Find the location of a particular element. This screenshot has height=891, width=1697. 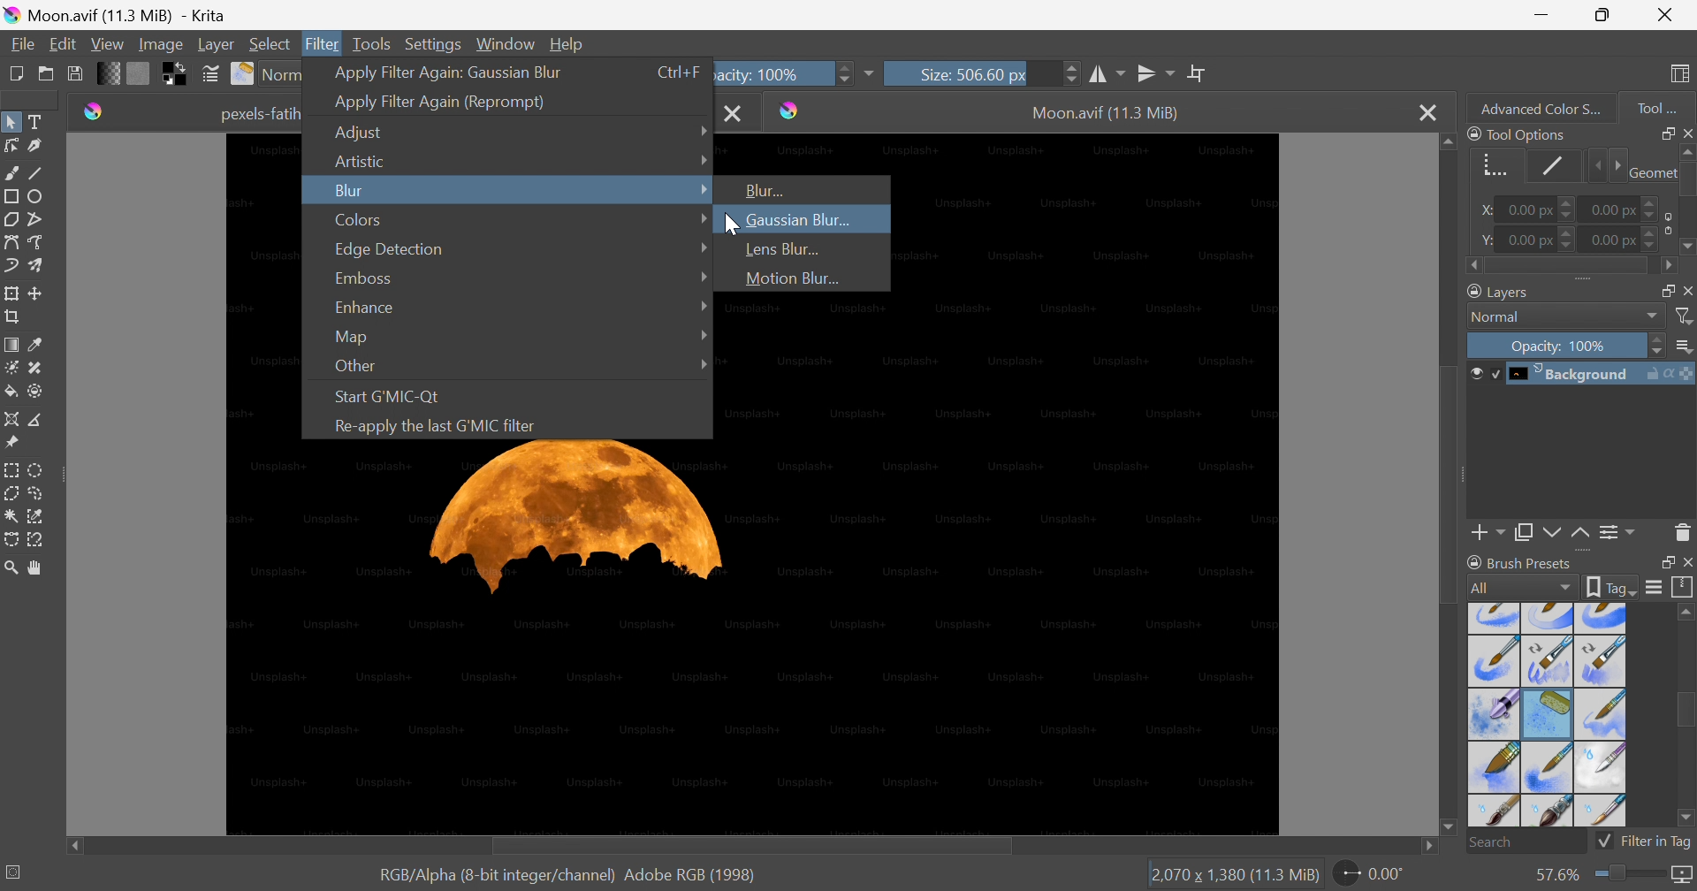

Layers is located at coordinates (1495, 292).